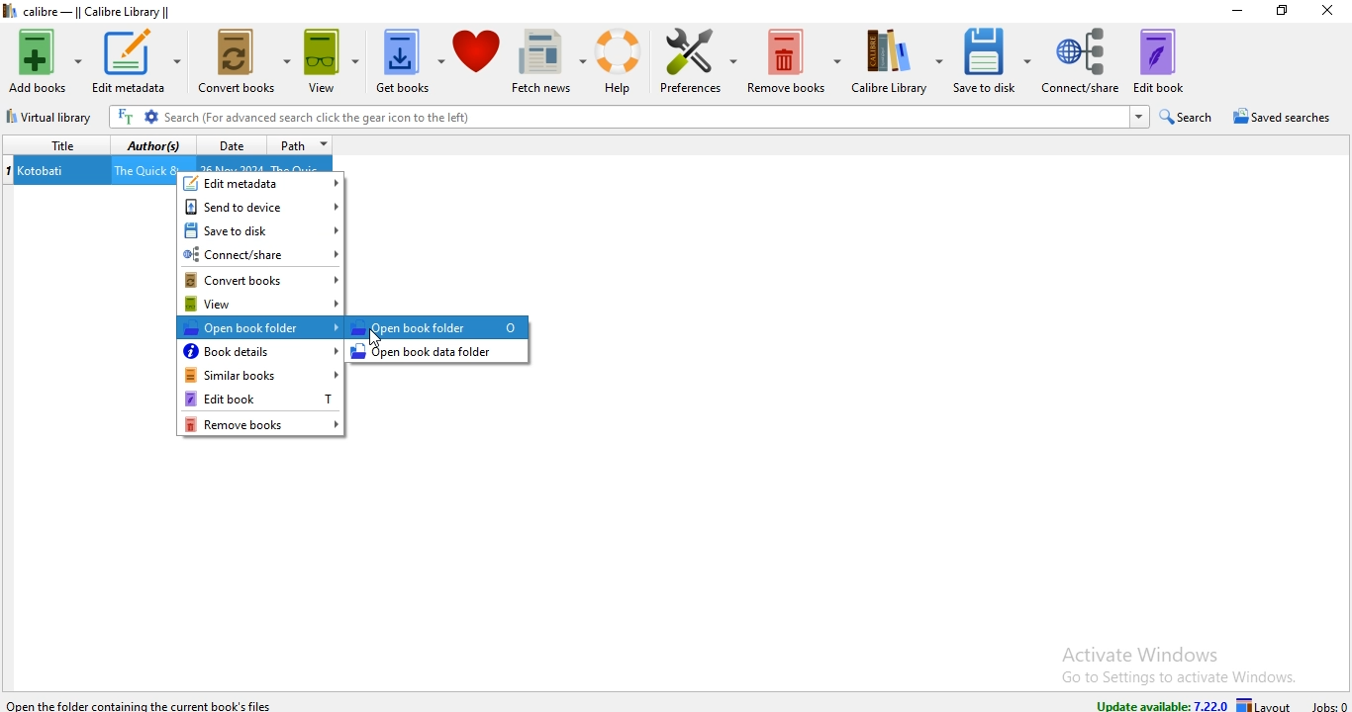 Image resolution: width=1352 pixels, height=712 pixels. Describe the element at coordinates (1187, 115) in the screenshot. I see `search` at that location.